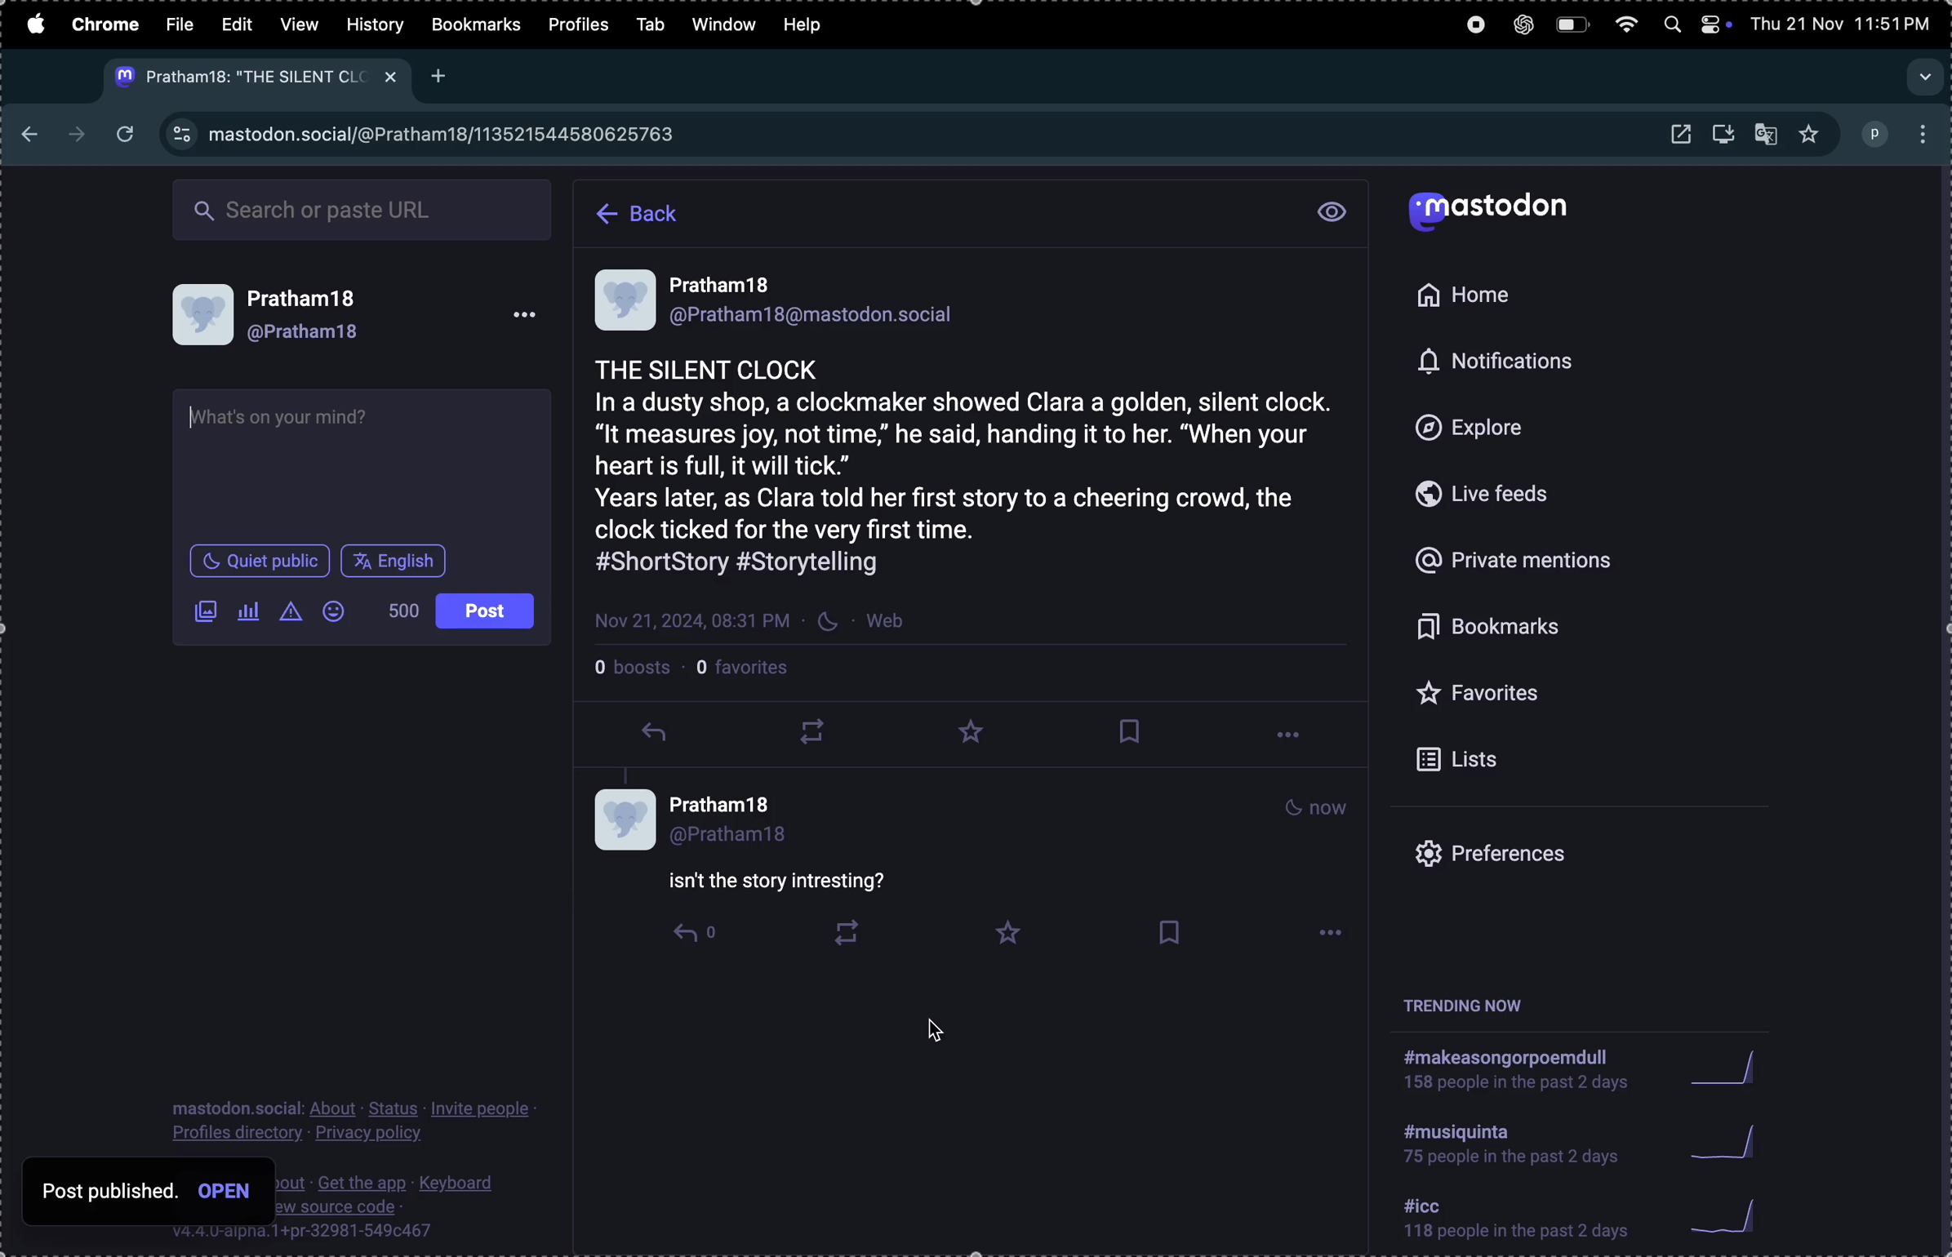  What do you see at coordinates (654, 738) in the screenshot?
I see `reply` at bounding box center [654, 738].